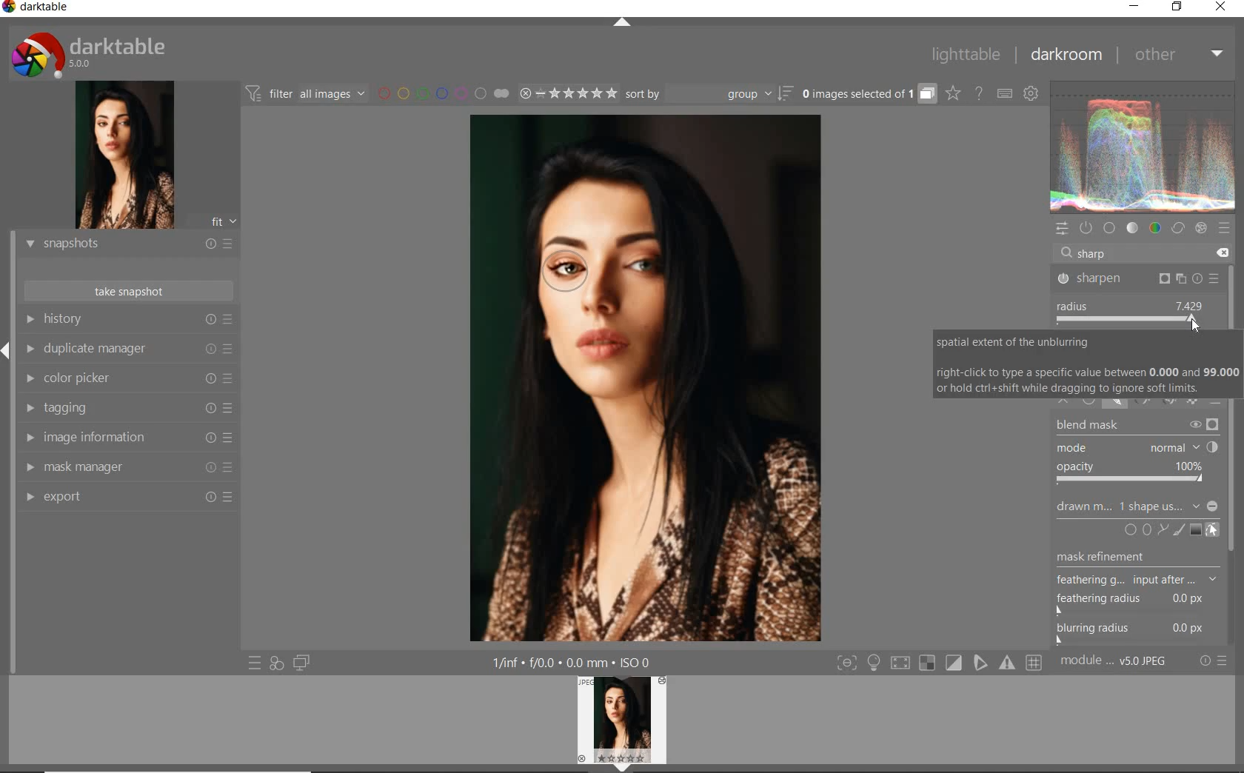 This screenshot has height=773, width=1244. What do you see at coordinates (125, 157) in the screenshot?
I see `image preview` at bounding box center [125, 157].